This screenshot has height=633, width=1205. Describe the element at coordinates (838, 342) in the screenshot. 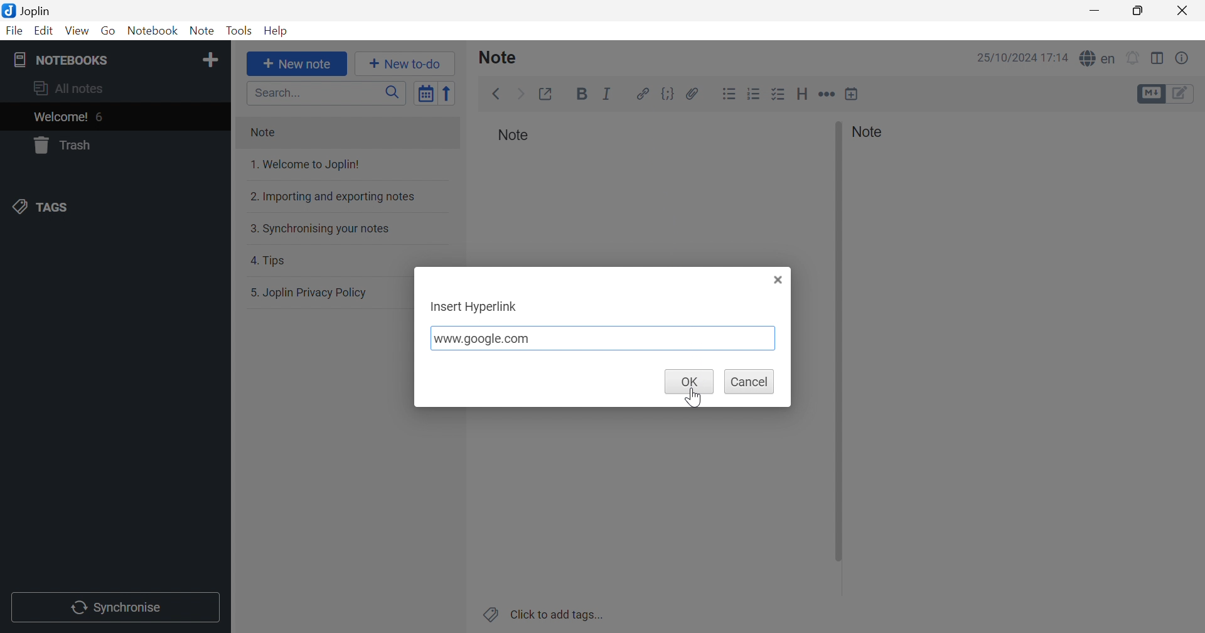

I see `scroll bar` at that location.